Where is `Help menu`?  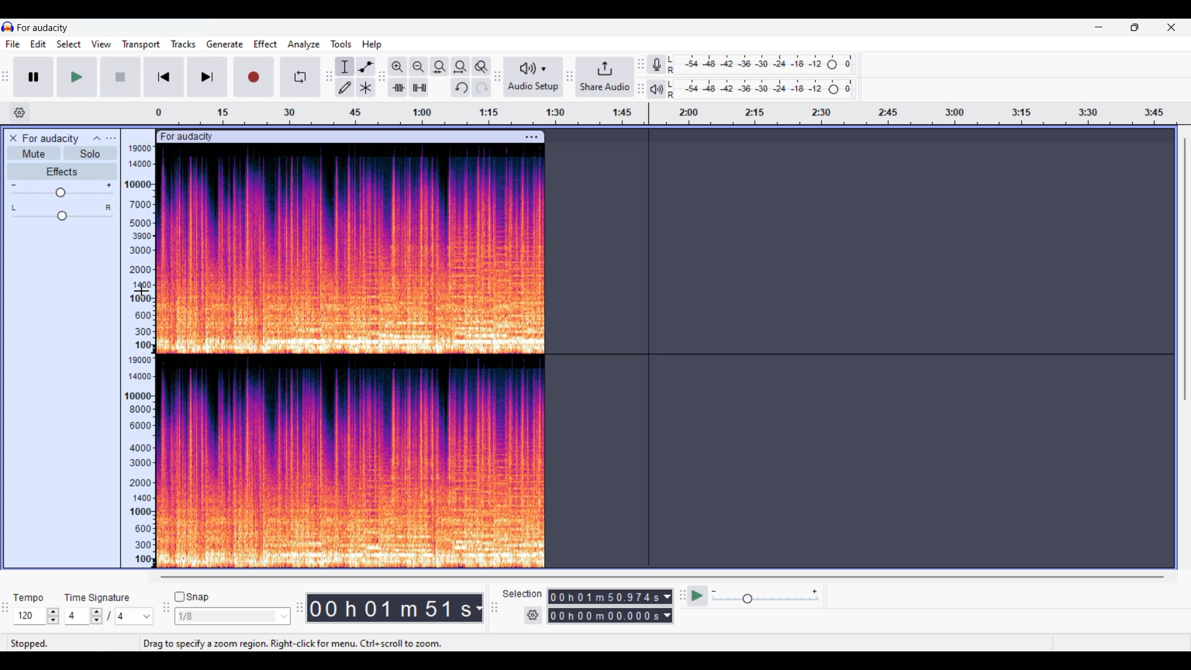 Help menu is located at coordinates (372, 45).